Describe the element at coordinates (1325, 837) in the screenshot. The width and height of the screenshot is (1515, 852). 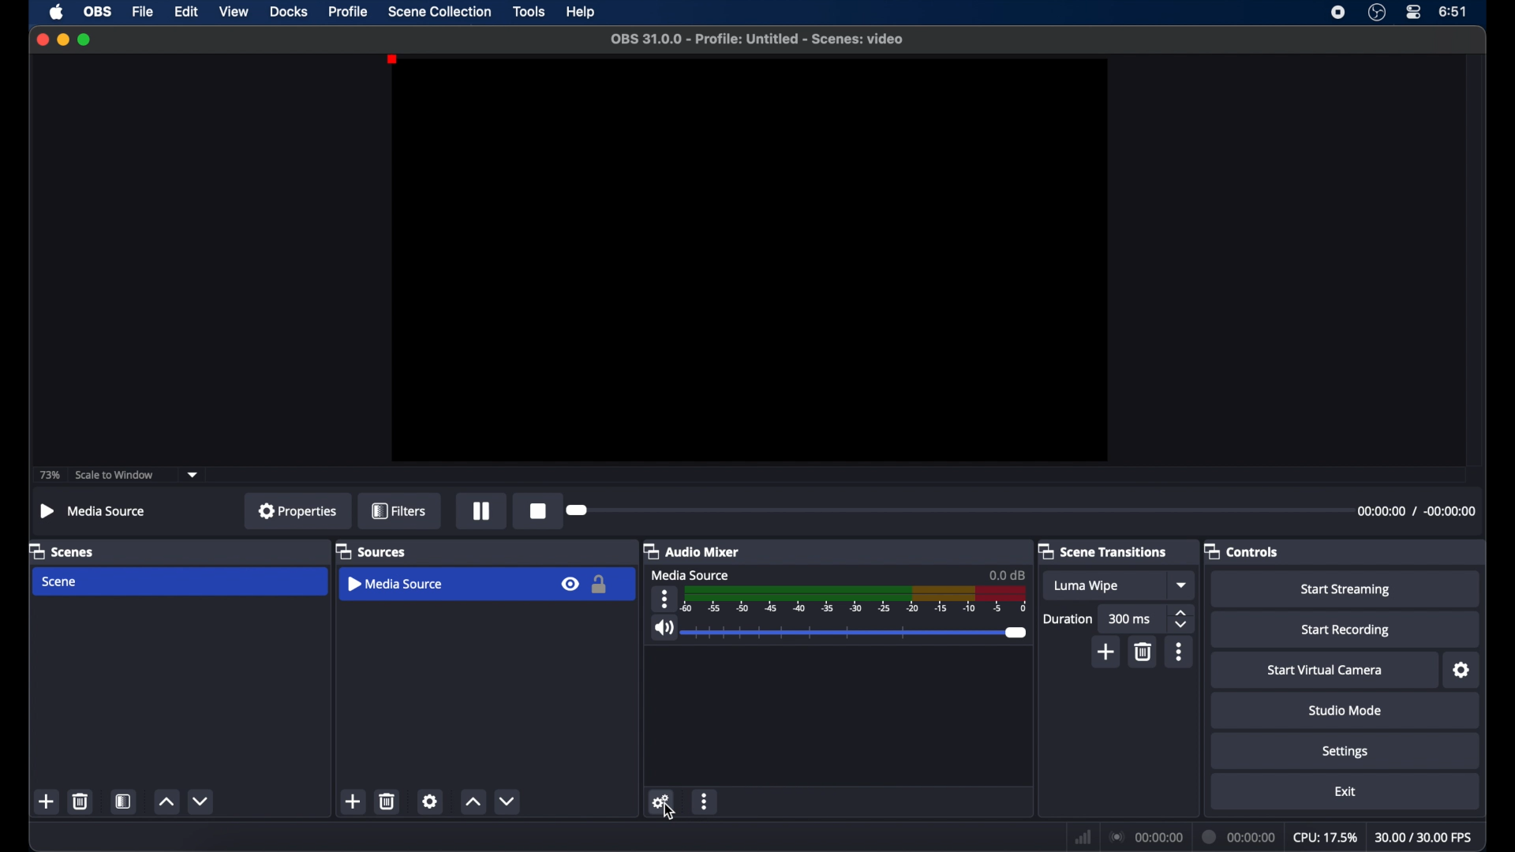
I see `cpu` at that location.